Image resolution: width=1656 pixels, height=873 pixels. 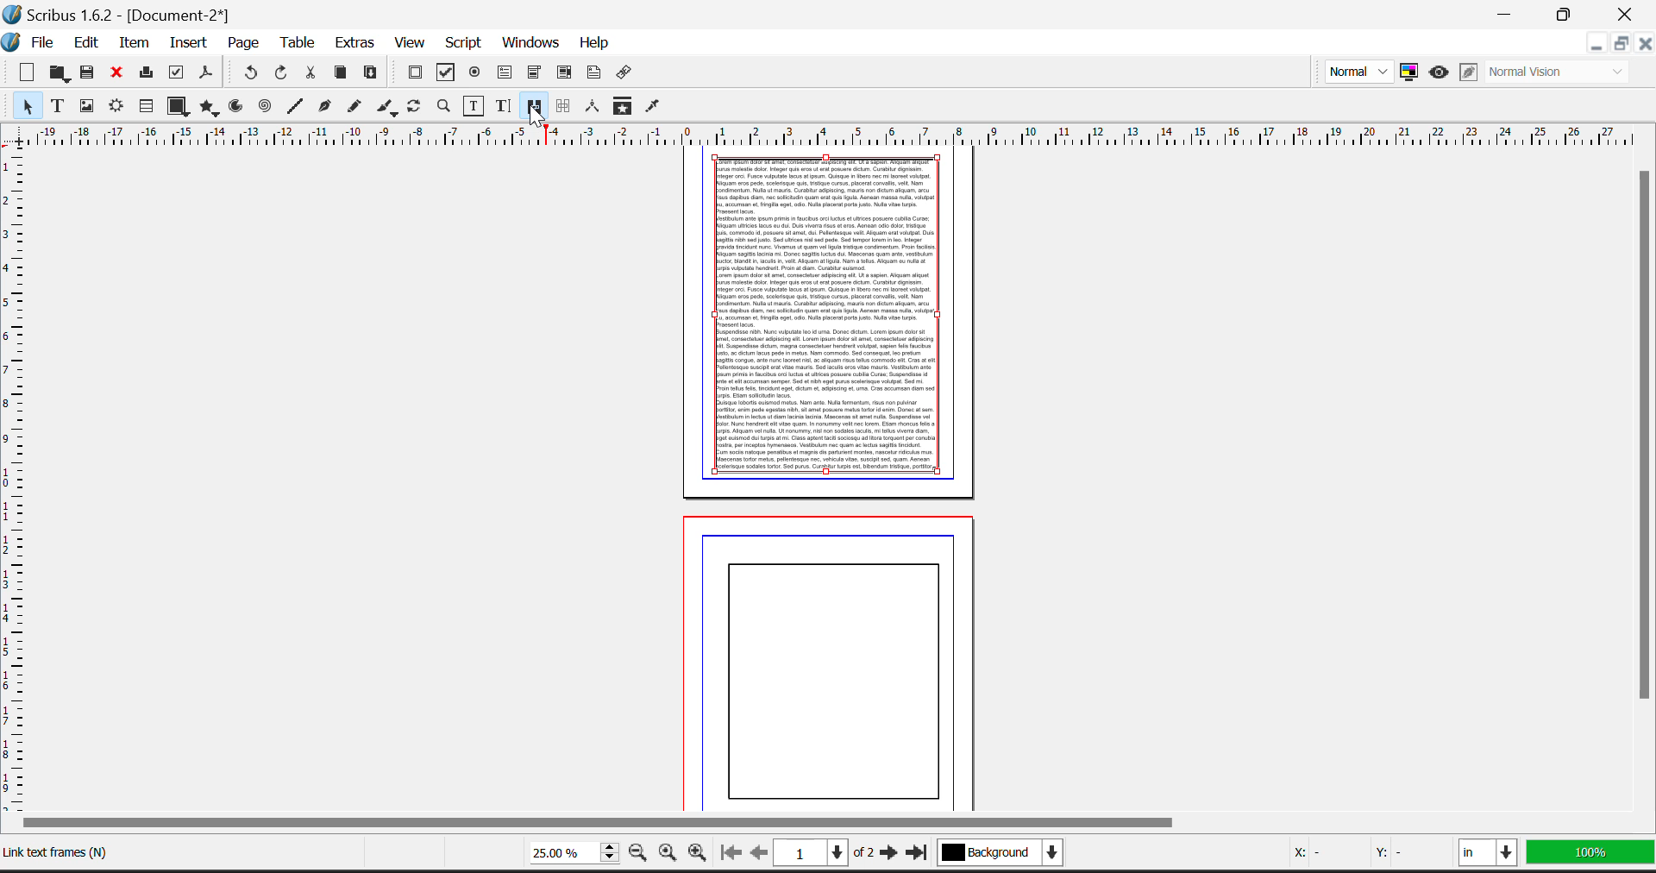 I want to click on Table, so click(x=298, y=45).